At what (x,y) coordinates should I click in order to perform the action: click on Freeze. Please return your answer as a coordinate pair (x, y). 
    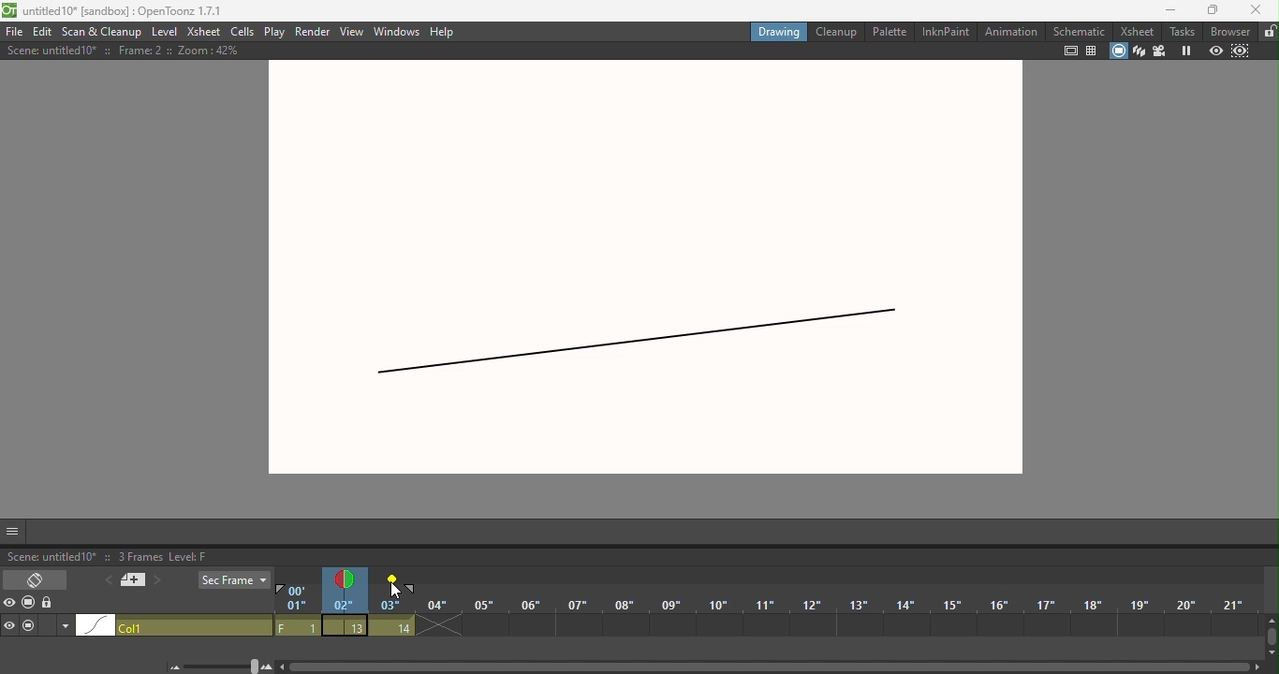
    Looking at the image, I should click on (1185, 51).